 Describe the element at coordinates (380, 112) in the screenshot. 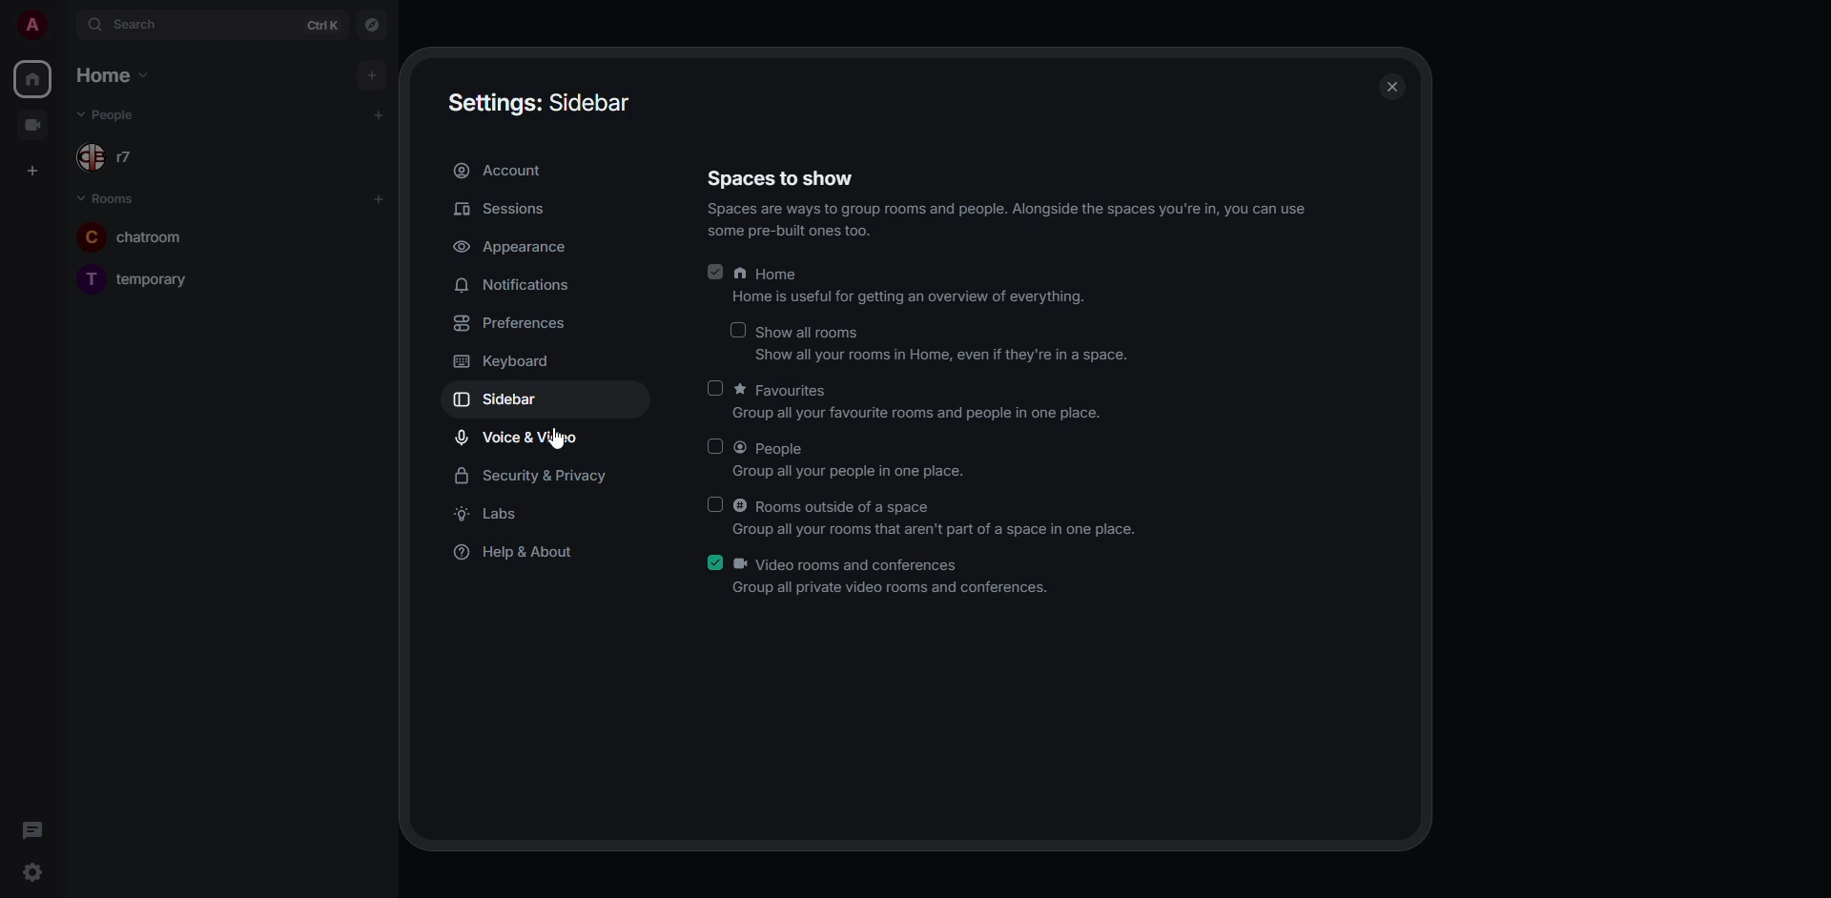

I see `add` at that location.